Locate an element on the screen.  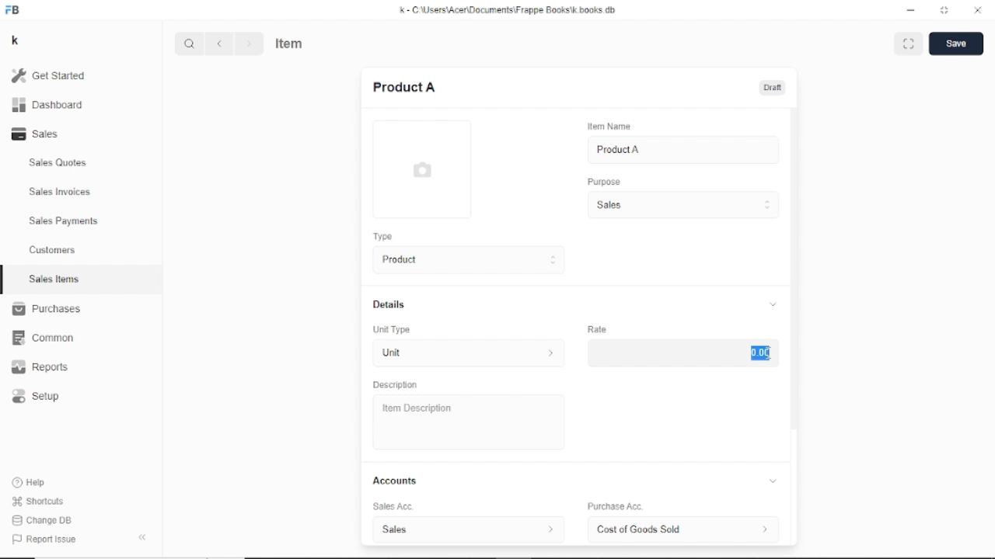
Accounts is located at coordinates (578, 481).